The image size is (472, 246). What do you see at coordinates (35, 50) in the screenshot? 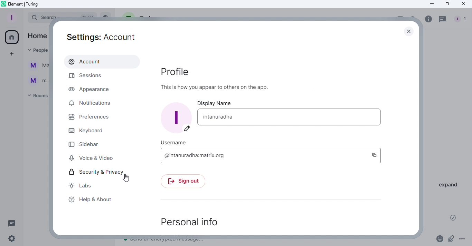
I see `People` at bounding box center [35, 50].